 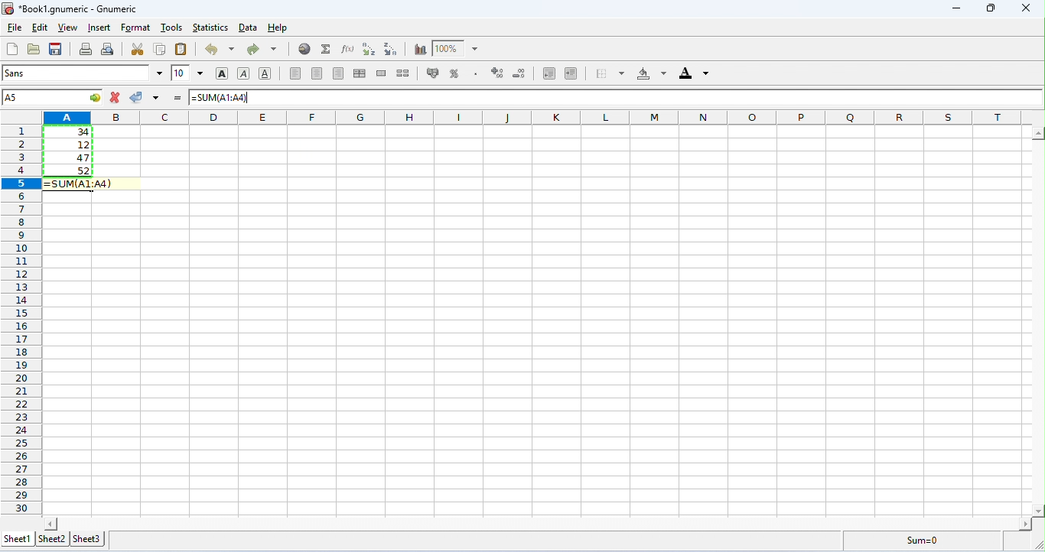 I want to click on italics, so click(x=243, y=73).